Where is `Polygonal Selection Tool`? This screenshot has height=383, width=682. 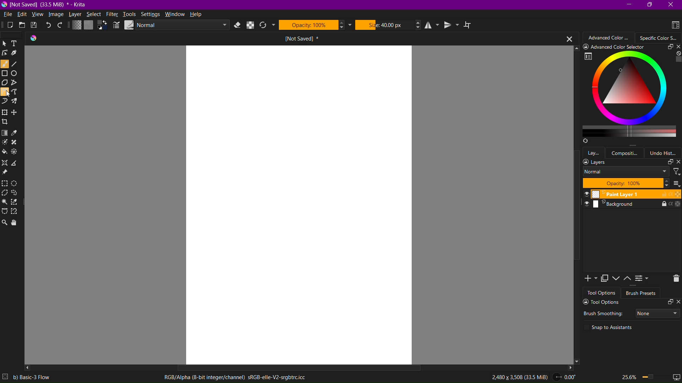 Polygonal Selection Tool is located at coordinates (6, 193).